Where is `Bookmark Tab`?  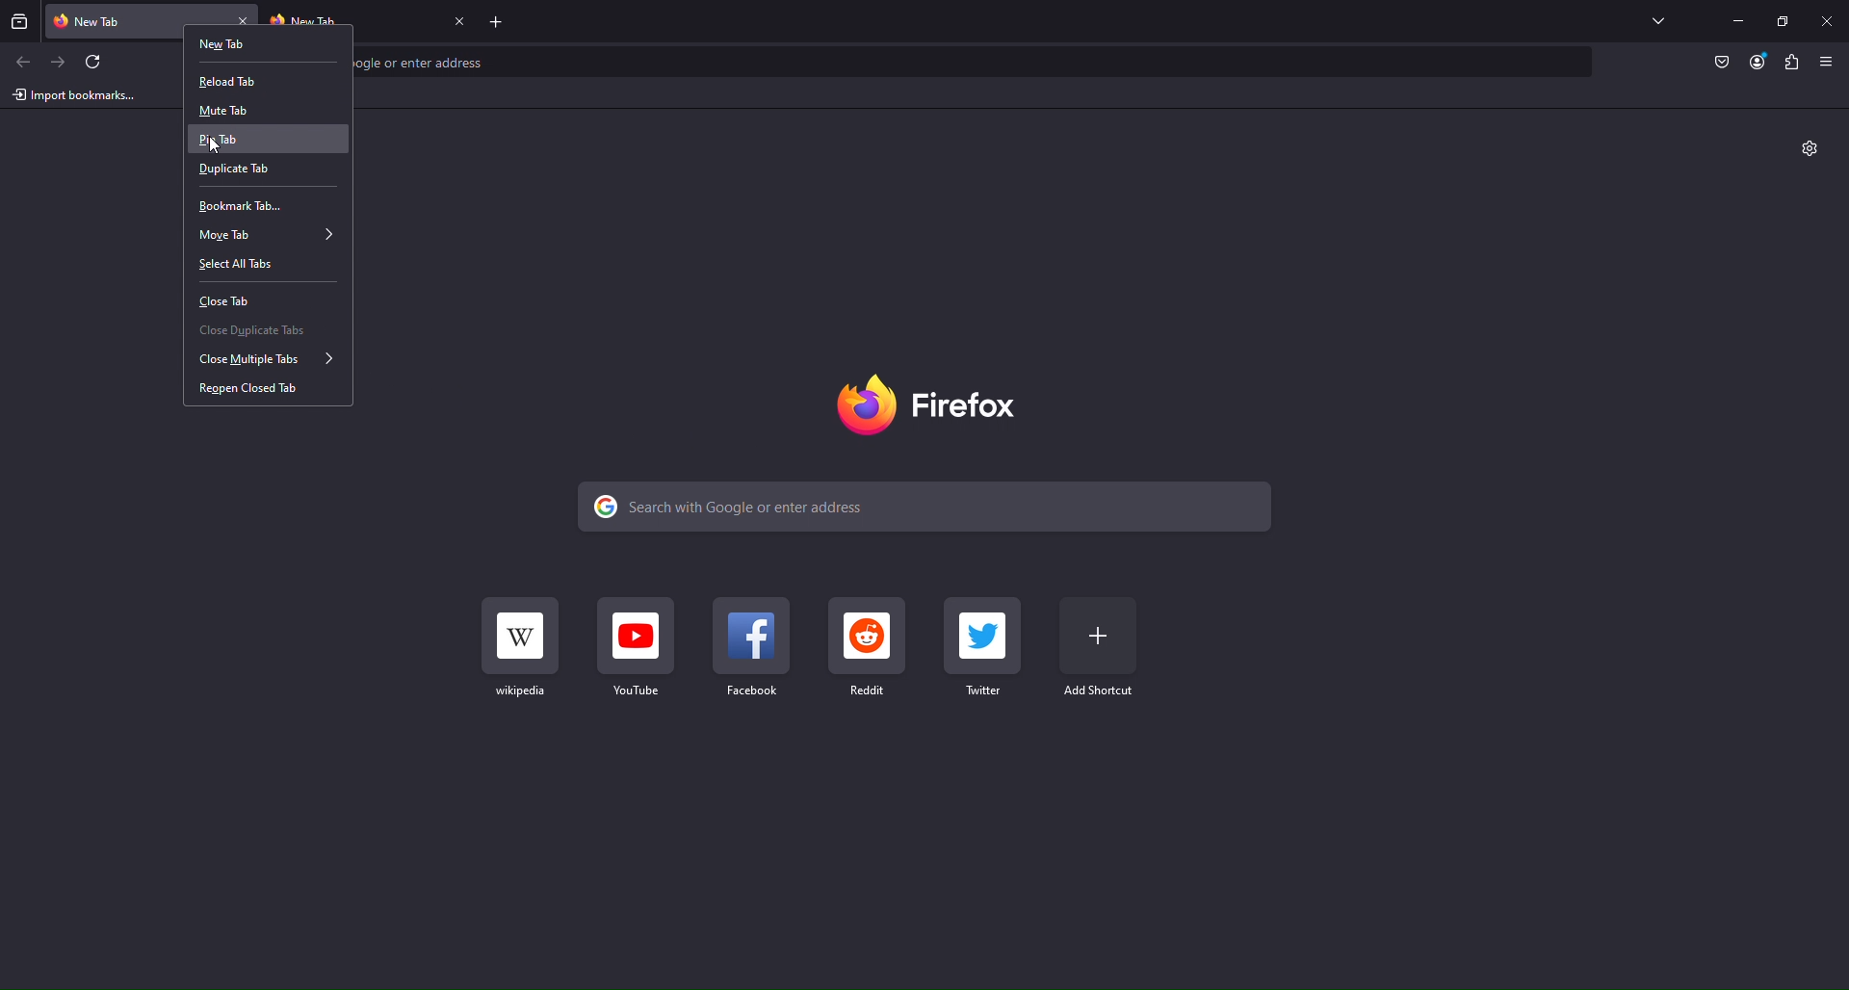 Bookmark Tab is located at coordinates (268, 204).